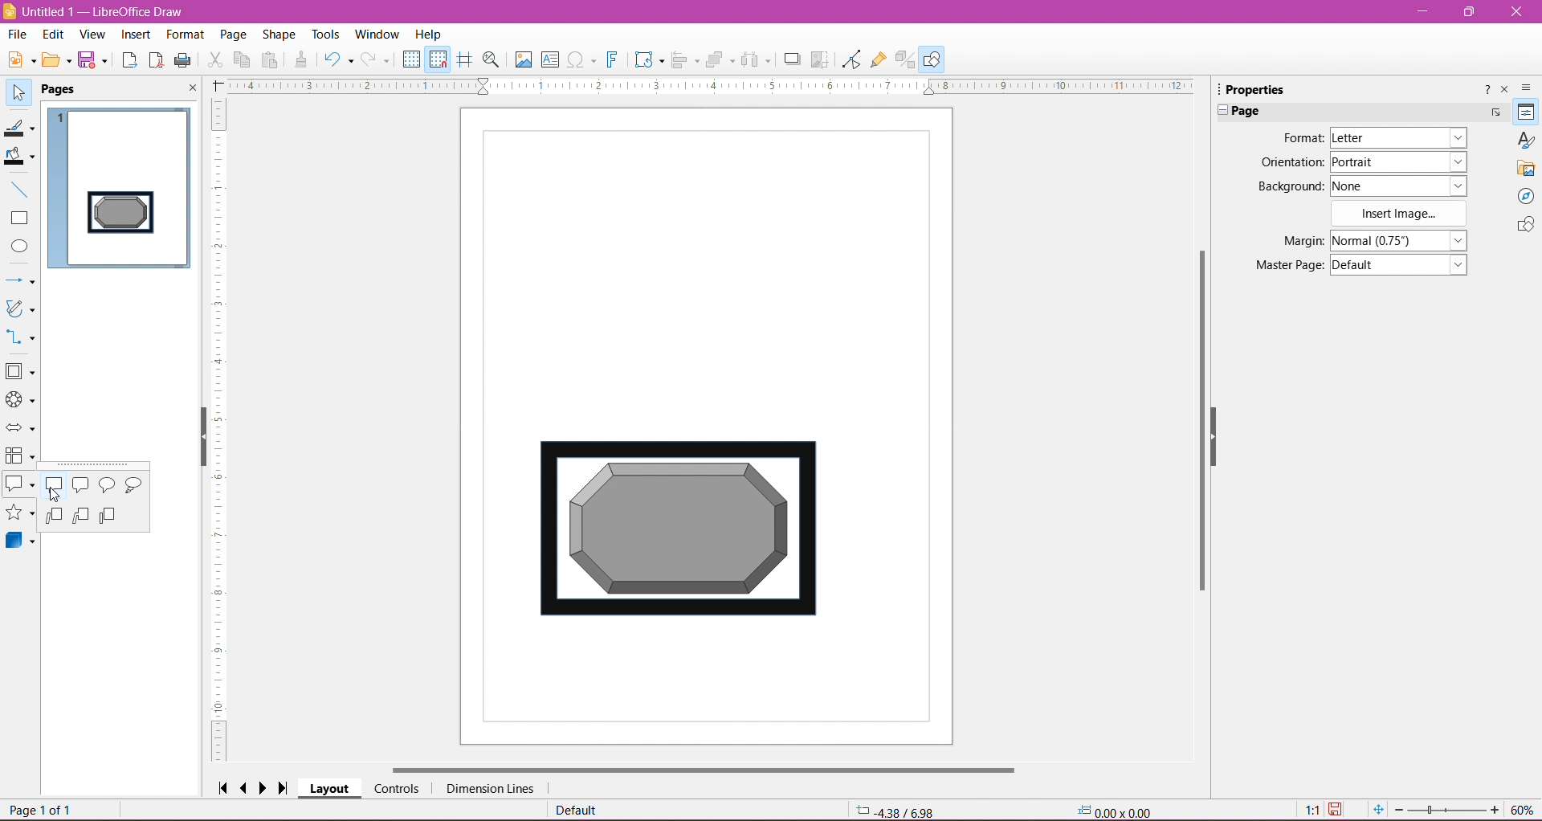 The width and height of the screenshot is (1542, 821). Describe the element at coordinates (1219, 112) in the screenshot. I see `Expand/Close pane` at that location.